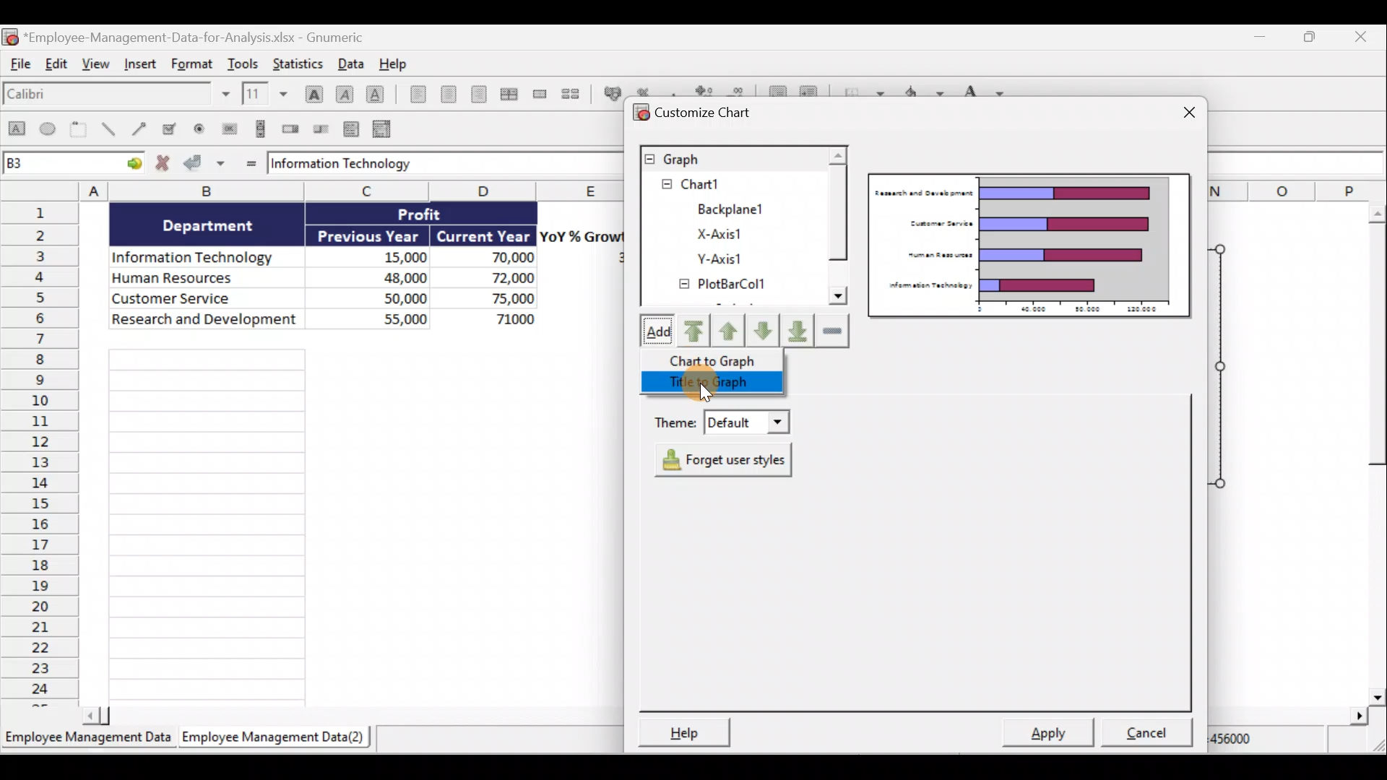 The height and width of the screenshot is (780, 1387). What do you see at coordinates (729, 460) in the screenshot?
I see `Forget user styles` at bounding box center [729, 460].